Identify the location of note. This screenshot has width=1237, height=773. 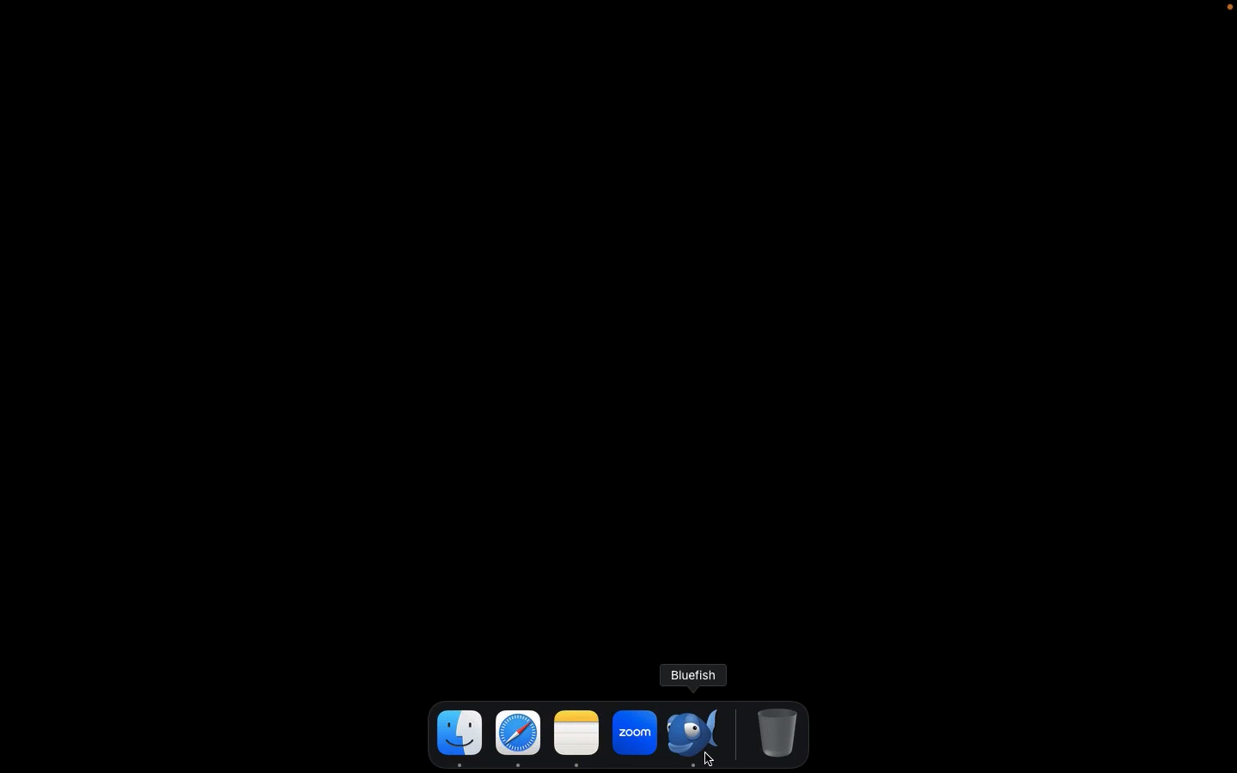
(576, 731).